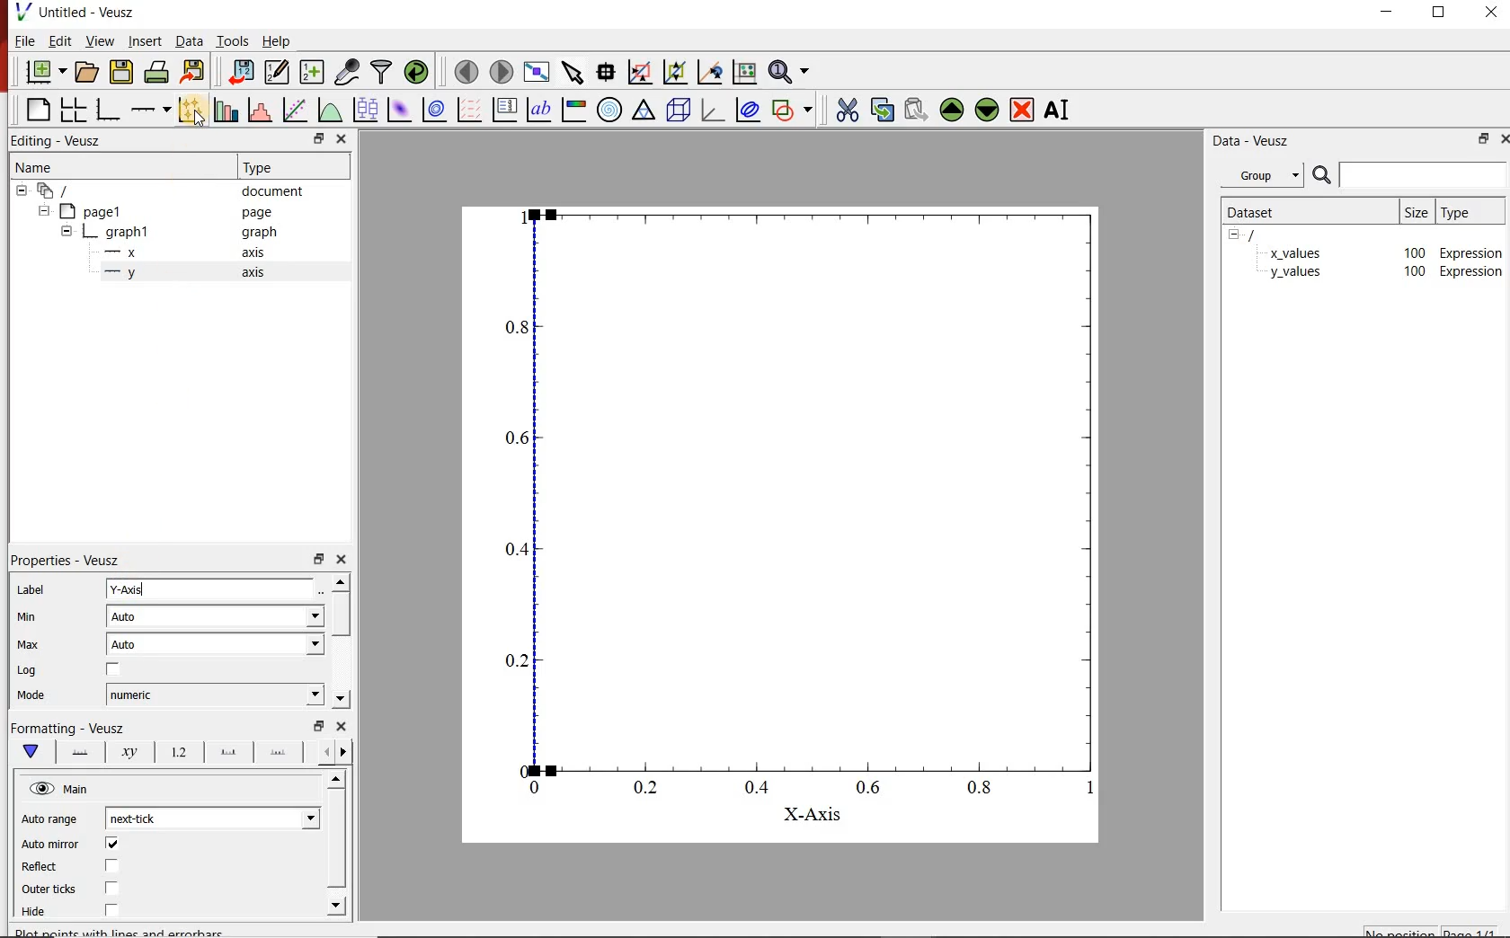 This screenshot has height=938, width=1510. Describe the element at coordinates (1501, 138) in the screenshot. I see `close` at that location.